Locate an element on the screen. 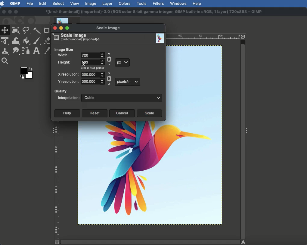  Fill color is located at coordinates (27, 41).